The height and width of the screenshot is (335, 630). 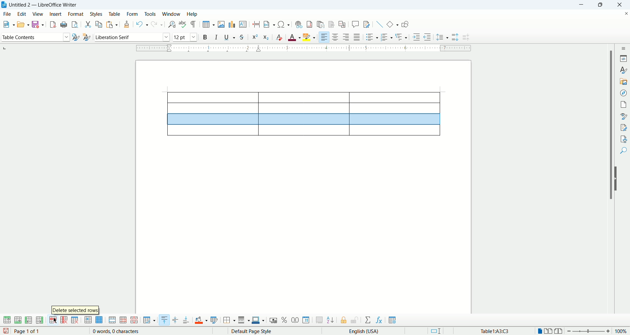 I want to click on sidebar, so click(x=623, y=49).